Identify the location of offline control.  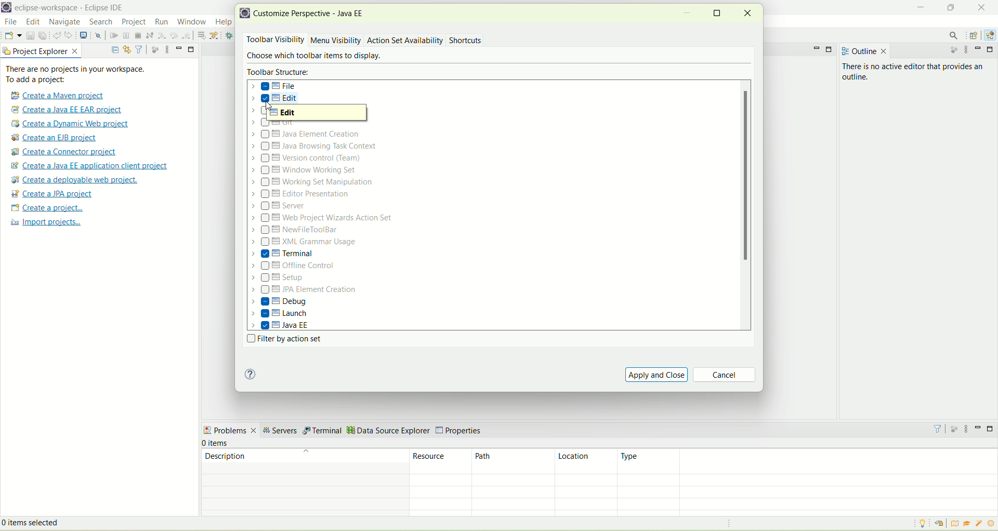
(292, 266).